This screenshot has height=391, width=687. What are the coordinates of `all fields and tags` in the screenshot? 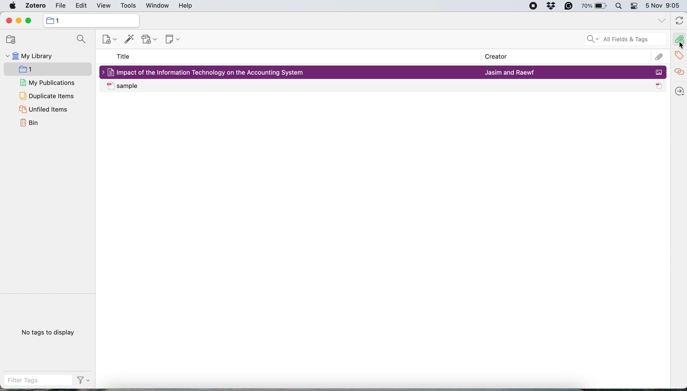 It's located at (619, 40).